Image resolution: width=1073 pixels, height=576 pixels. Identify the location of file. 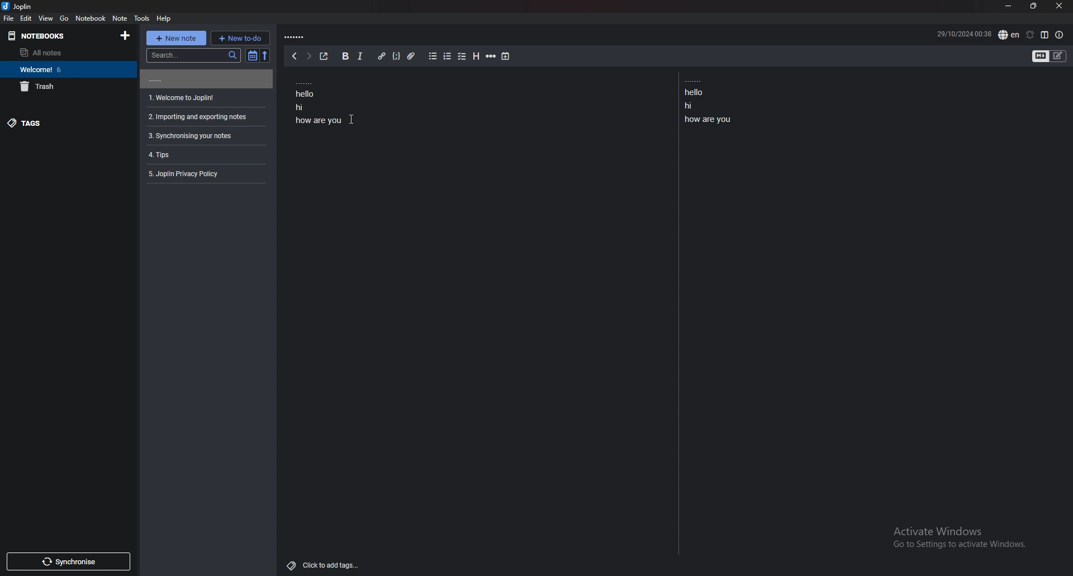
(10, 18).